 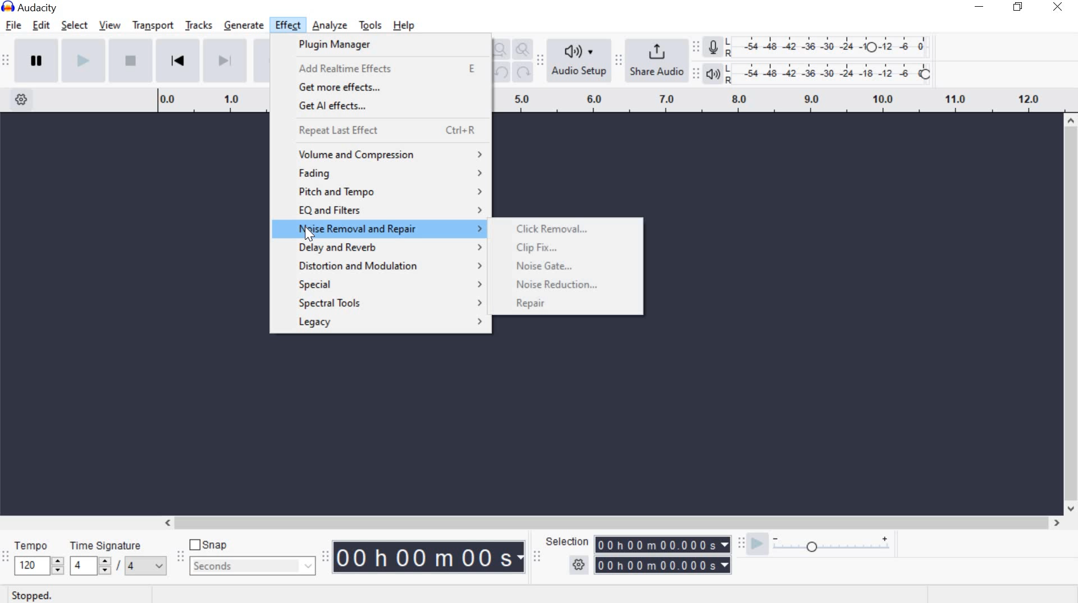 What do you see at coordinates (834, 547) in the screenshot?
I see `plat at speed` at bounding box center [834, 547].